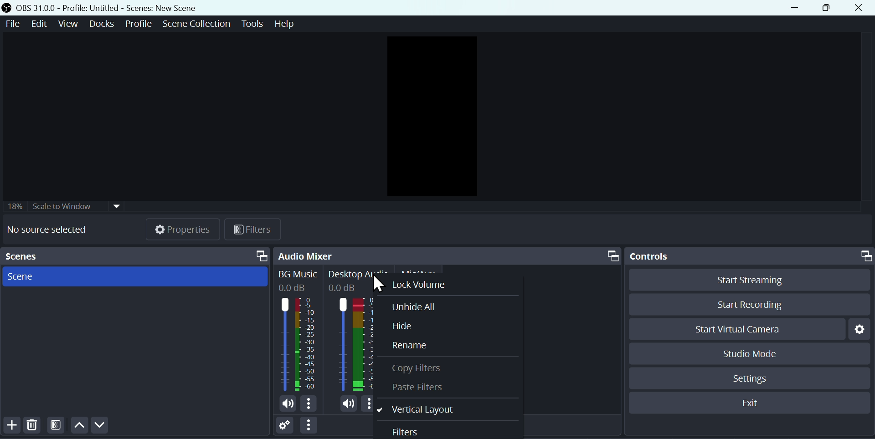 Image resolution: width=875 pixels, height=439 pixels. Describe the element at coordinates (417, 370) in the screenshot. I see `Copy Filter` at that location.